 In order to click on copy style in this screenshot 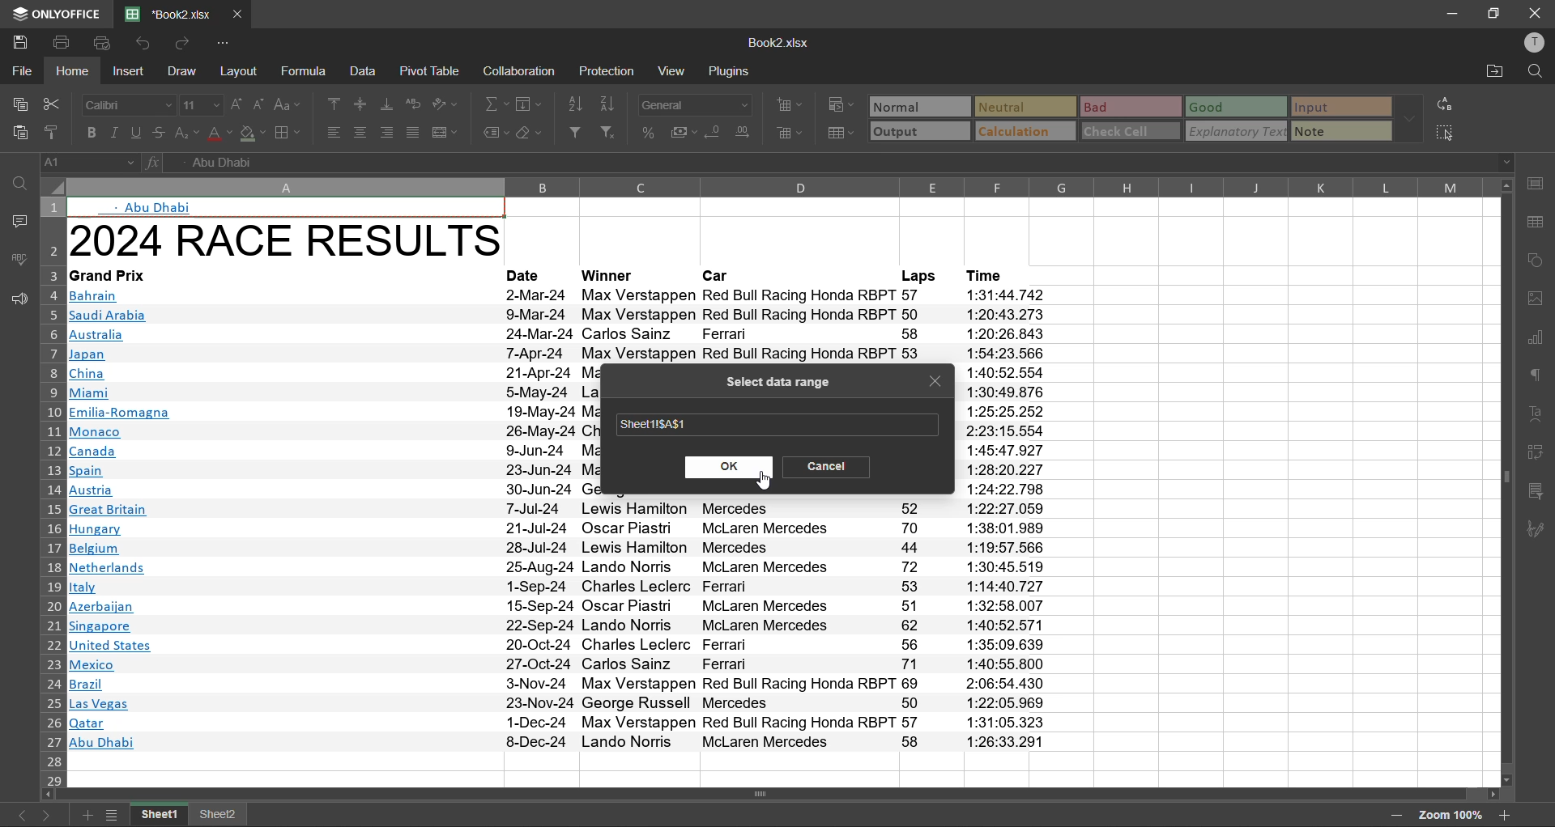, I will do `click(56, 131)`.